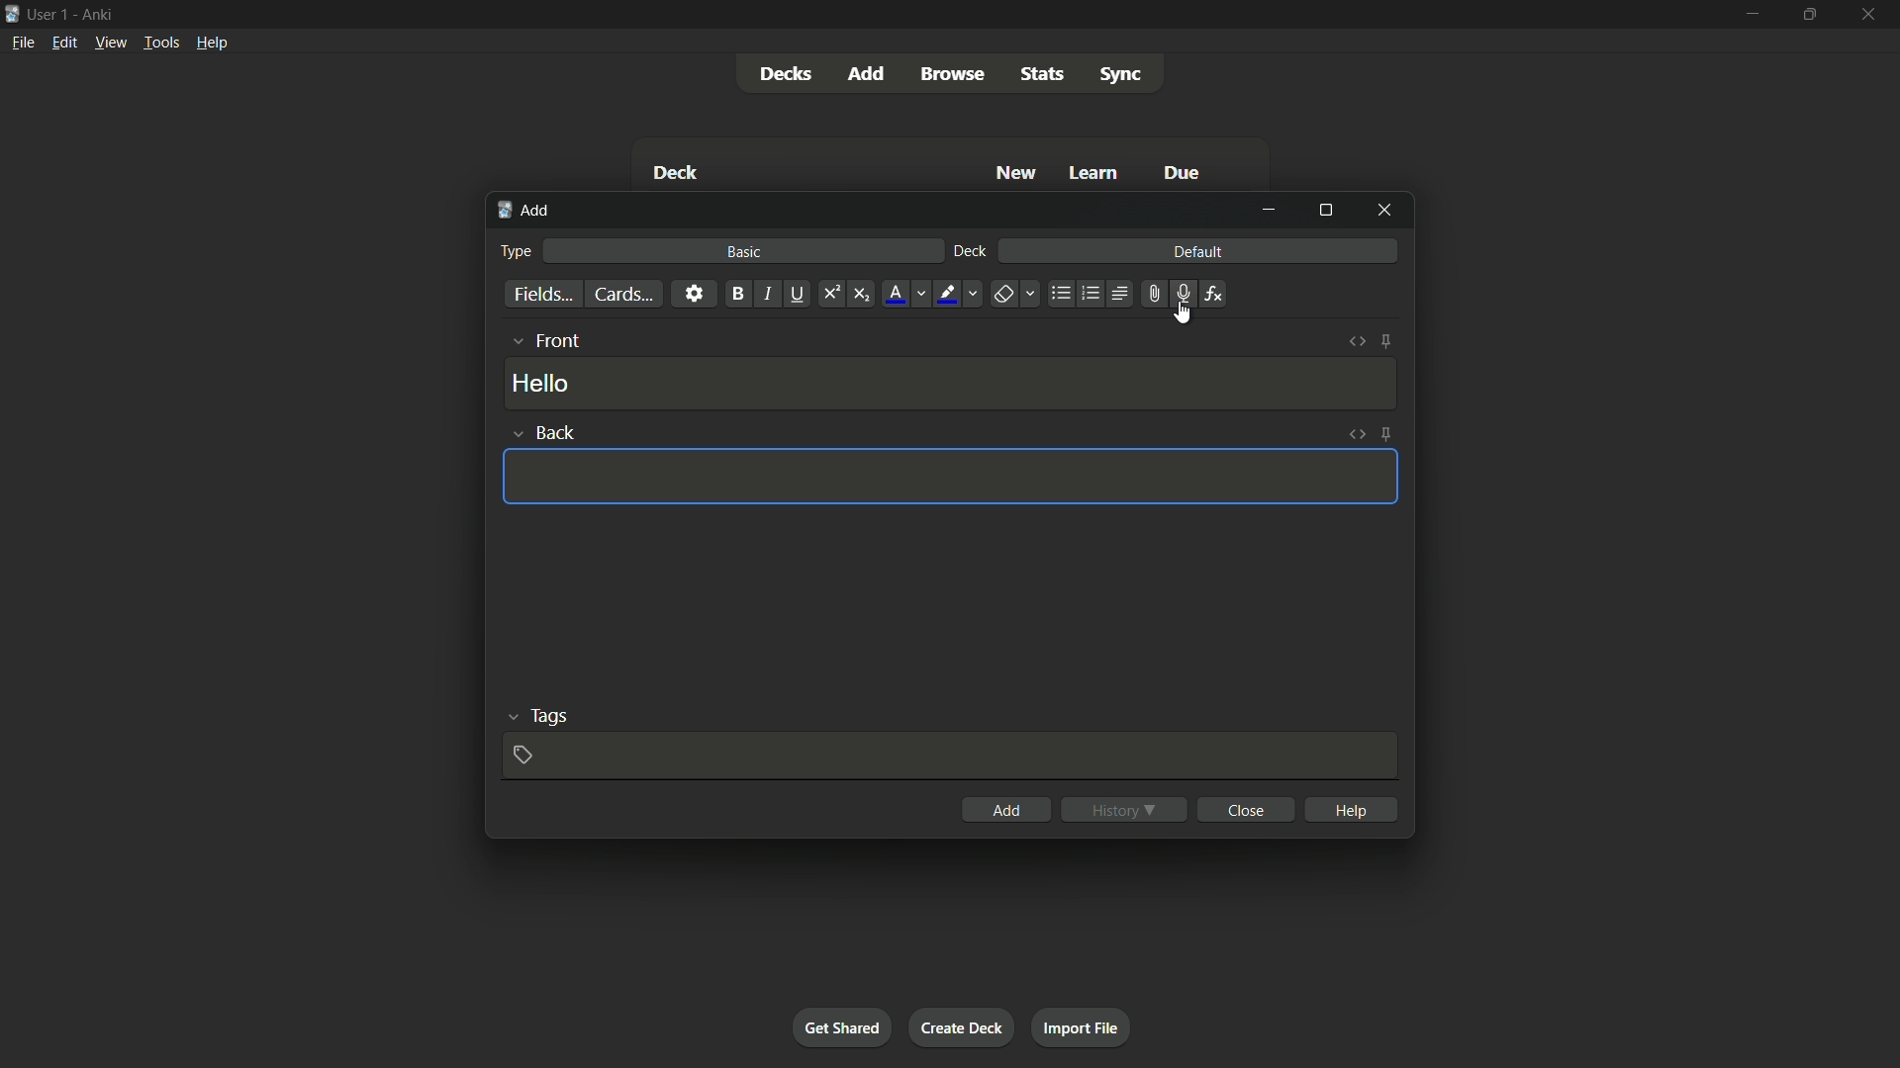 This screenshot has width=1900, height=1068. What do you see at coordinates (537, 714) in the screenshot?
I see `tags` at bounding box center [537, 714].